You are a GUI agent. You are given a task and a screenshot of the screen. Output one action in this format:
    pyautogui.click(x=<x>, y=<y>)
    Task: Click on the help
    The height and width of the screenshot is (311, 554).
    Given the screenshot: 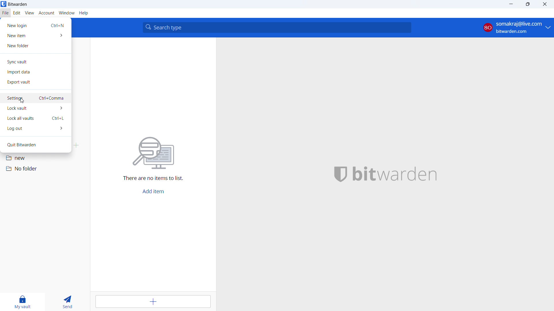 What is the action you would take?
    pyautogui.click(x=84, y=13)
    